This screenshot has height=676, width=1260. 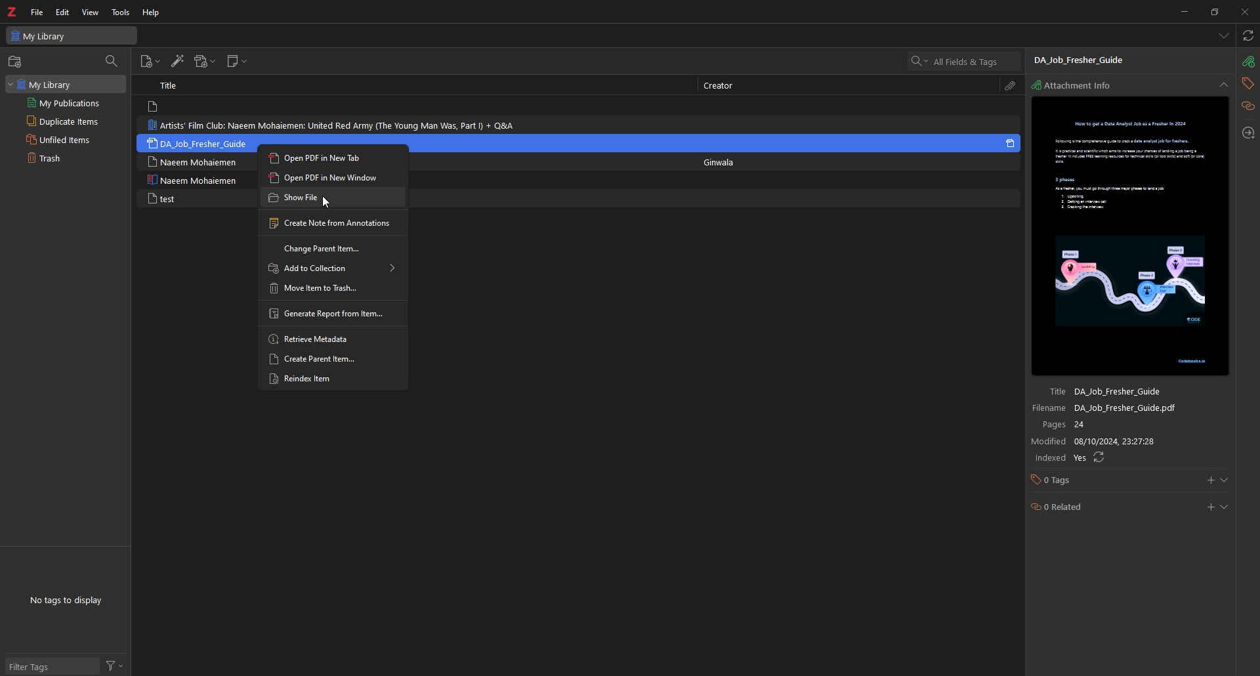 I want to click on resize, so click(x=1215, y=11).